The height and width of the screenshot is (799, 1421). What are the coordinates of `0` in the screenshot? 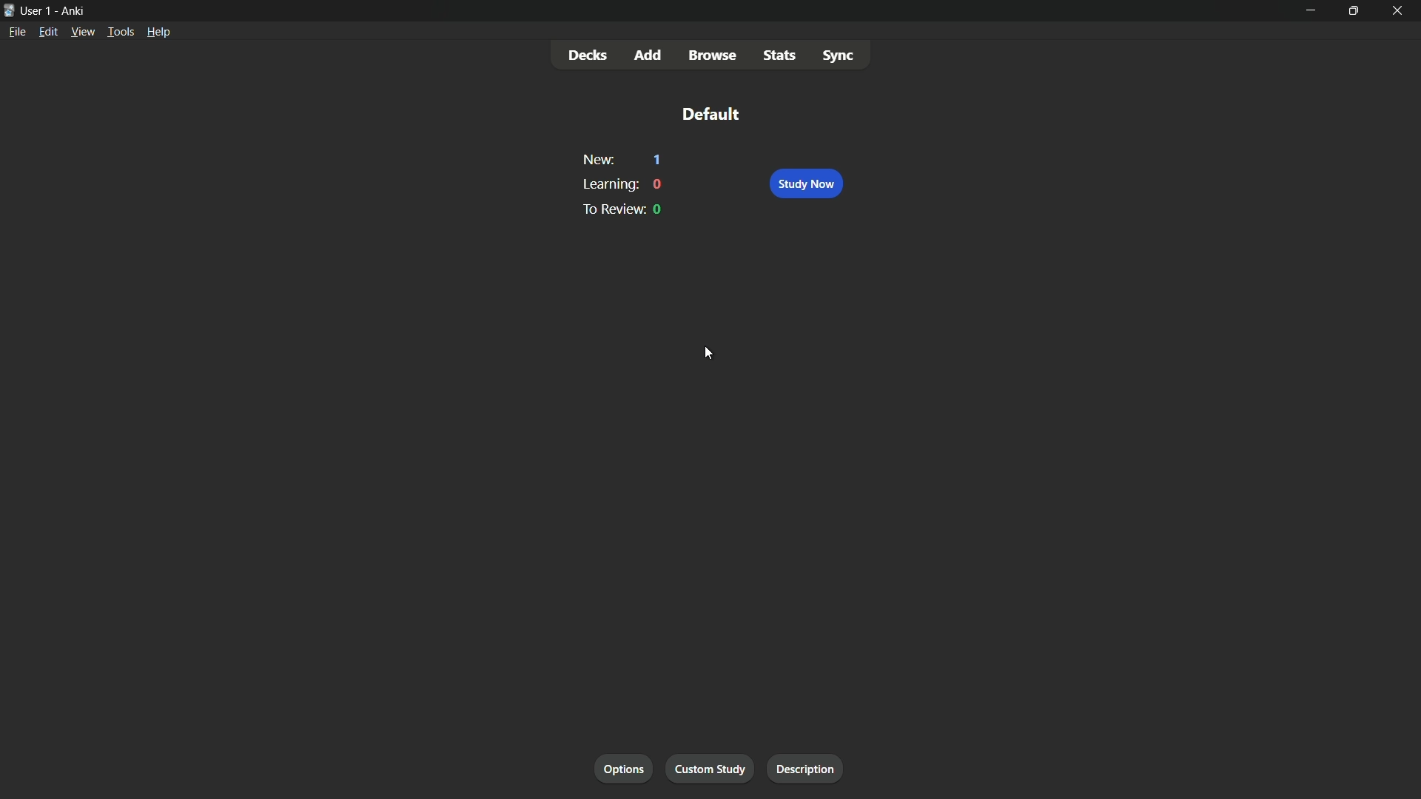 It's located at (660, 185).